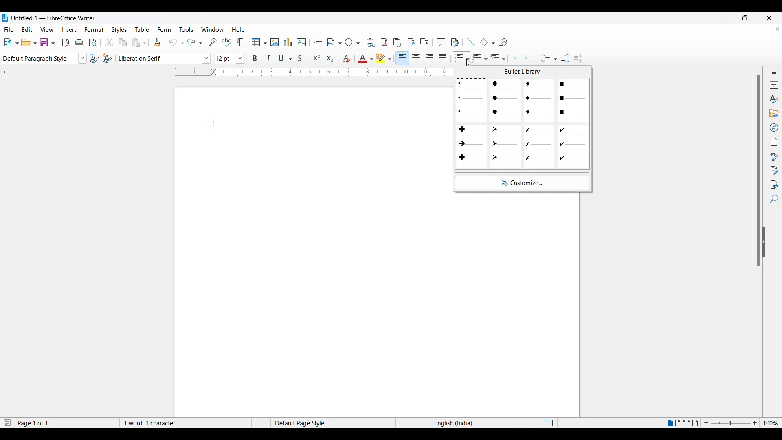 The width and height of the screenshot is (782, 440). I want to click on Help, so click(239, 29).